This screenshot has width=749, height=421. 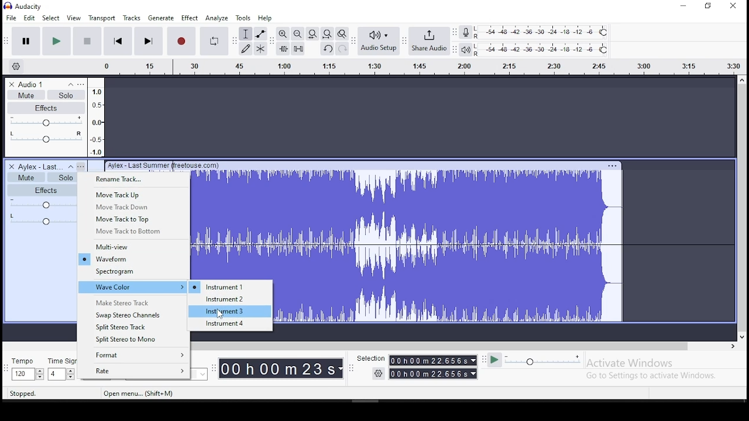 What do you see at coordinates (134, 247) in the screenshot?
I see `multi view` at bounding box center [134, 247].